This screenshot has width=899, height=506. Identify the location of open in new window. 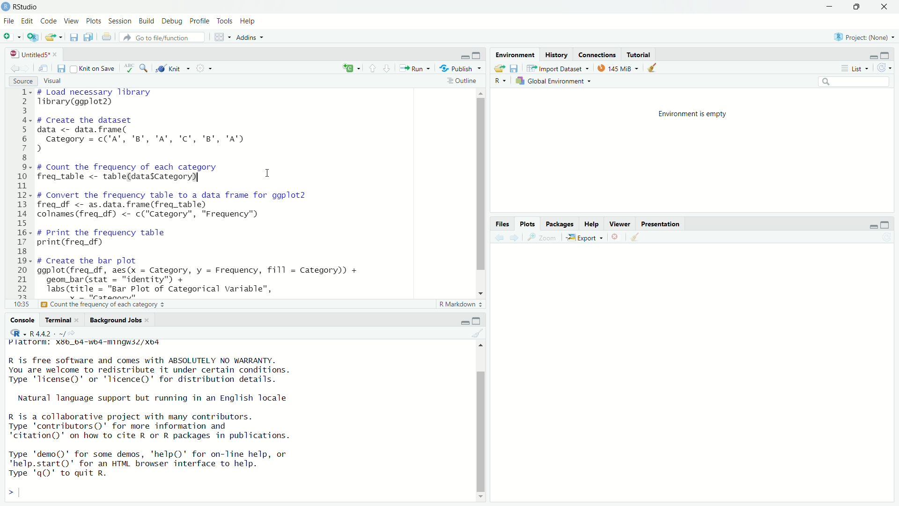
(32, 38).